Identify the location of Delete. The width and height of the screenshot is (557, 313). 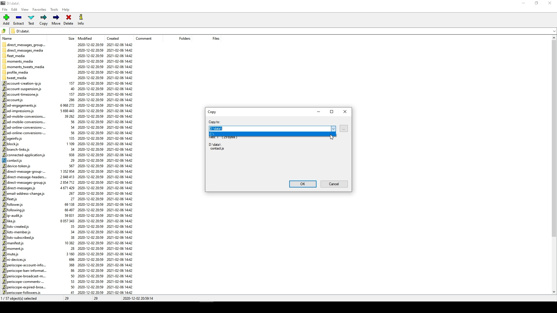
(68, 21).